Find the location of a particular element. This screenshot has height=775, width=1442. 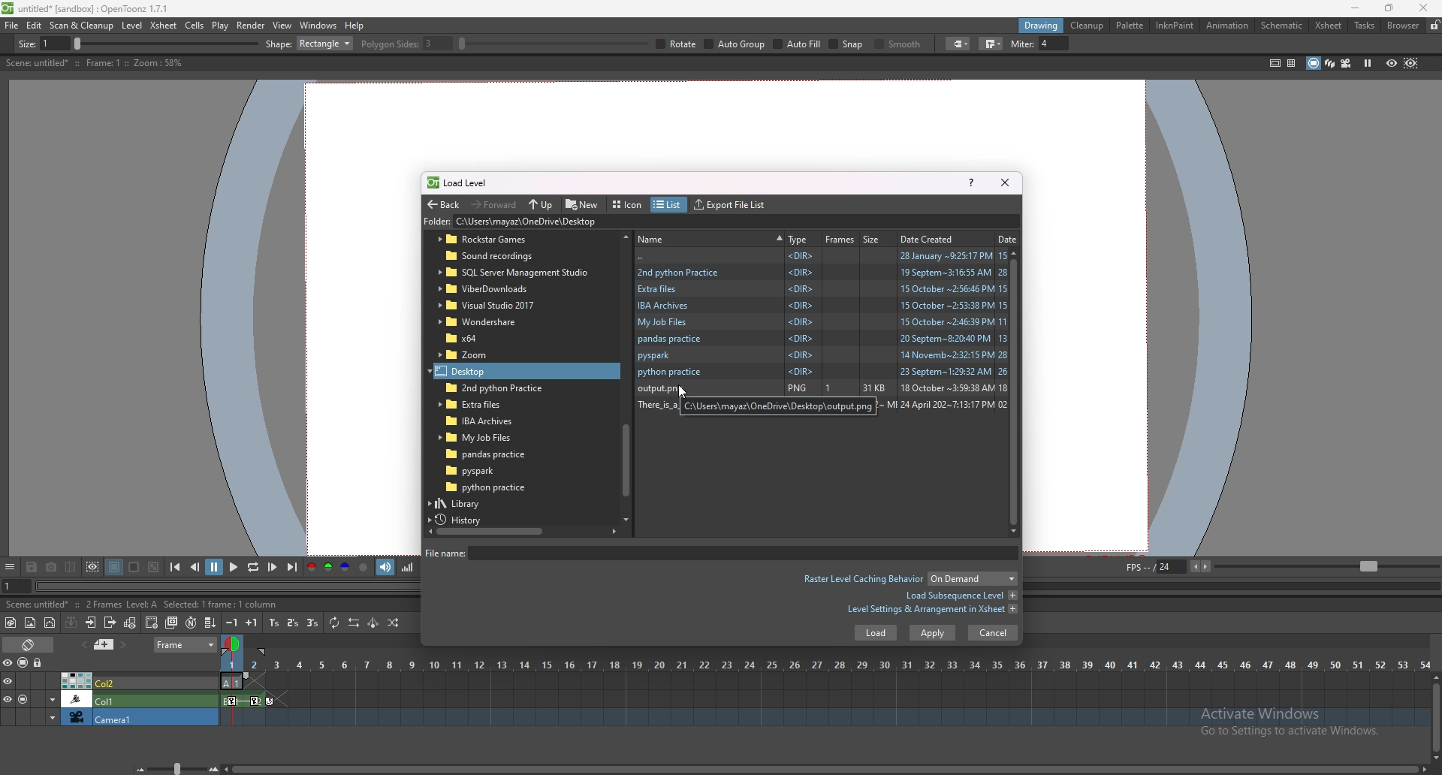

red channel is located at coordinates (310, 568).